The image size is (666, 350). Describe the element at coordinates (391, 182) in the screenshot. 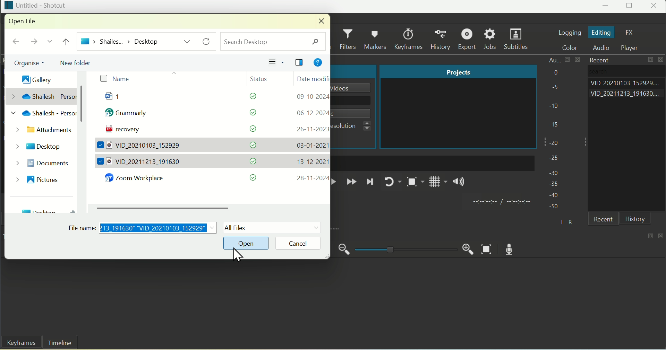

I see `Play Again` at that location.